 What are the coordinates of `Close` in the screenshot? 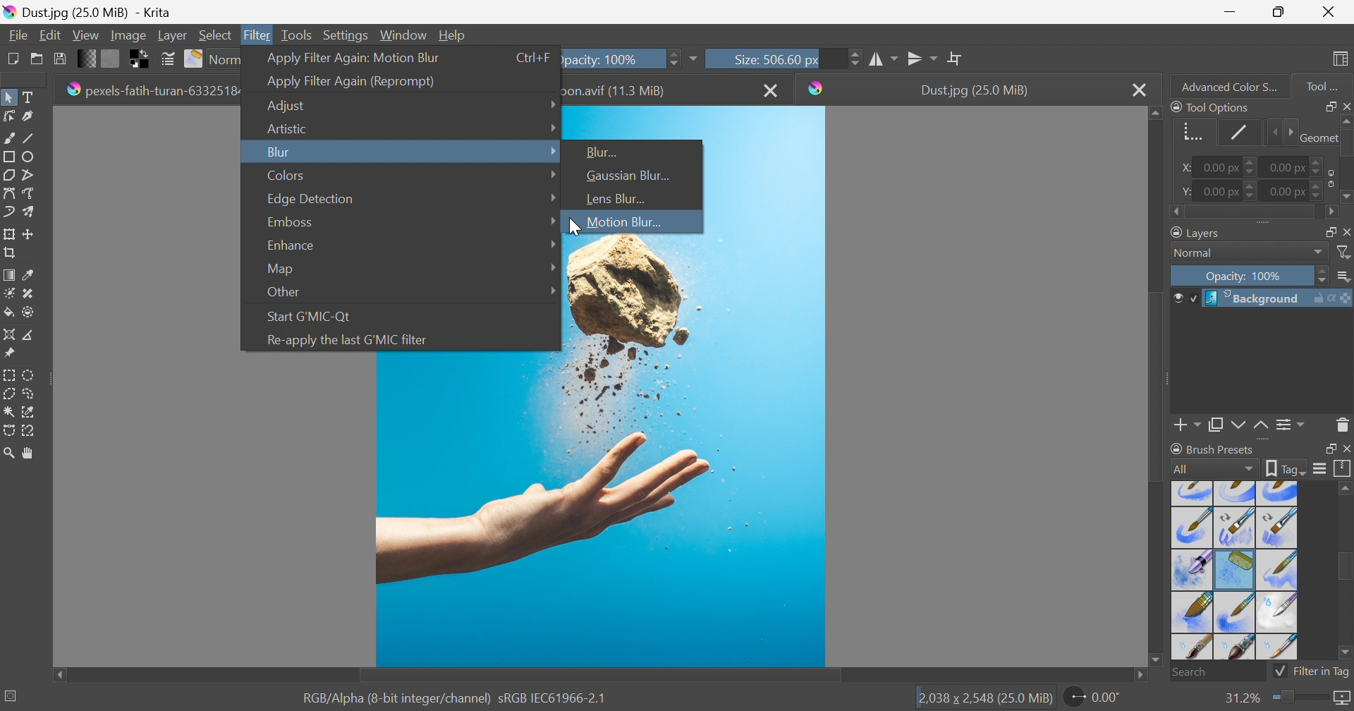 It's located at (772, 90).